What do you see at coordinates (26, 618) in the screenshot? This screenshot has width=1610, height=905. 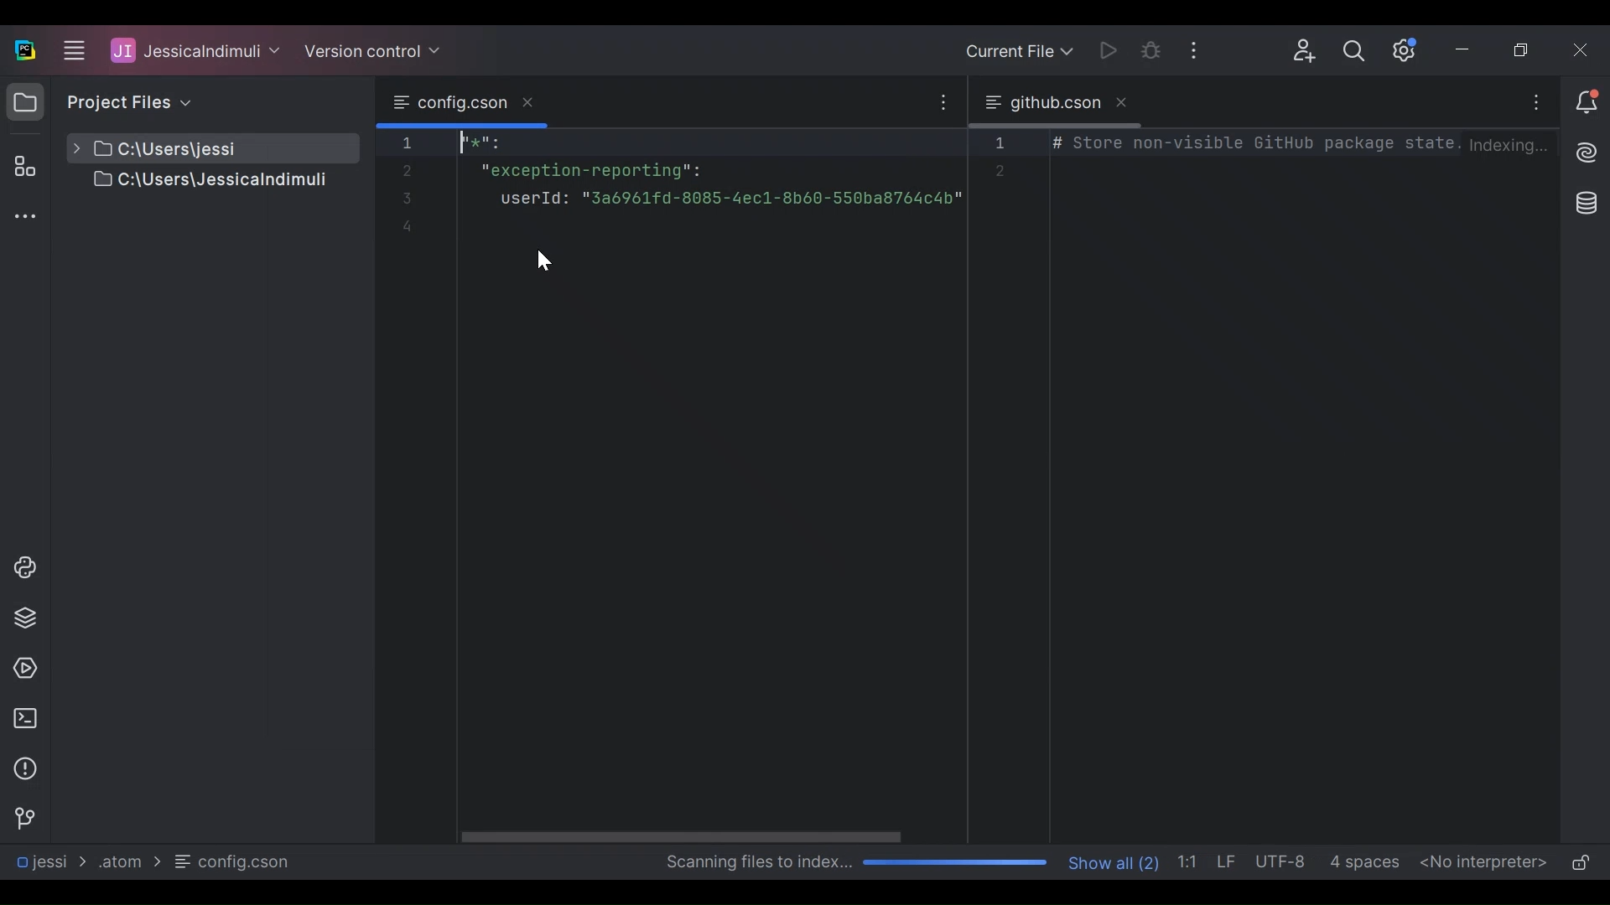 I see `Python` at bounding box center [26, 618].